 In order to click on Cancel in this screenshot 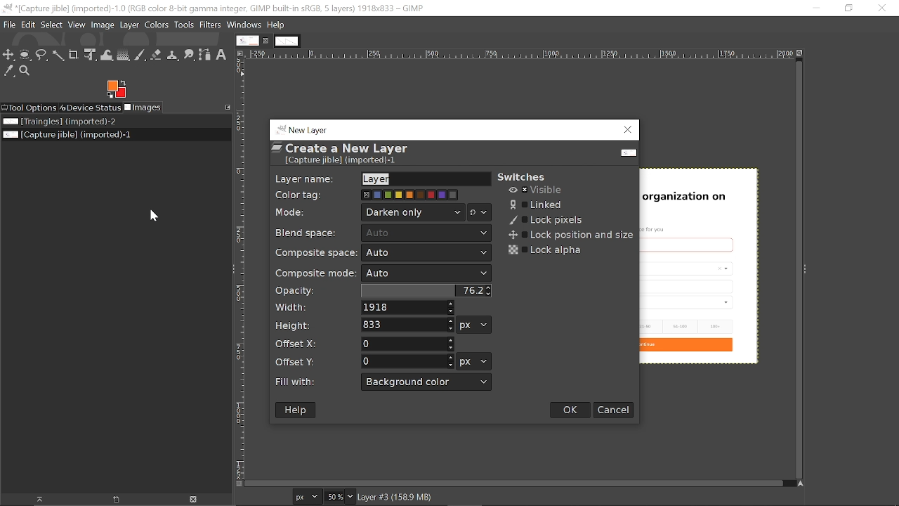, I will do `click(614, 409)`.